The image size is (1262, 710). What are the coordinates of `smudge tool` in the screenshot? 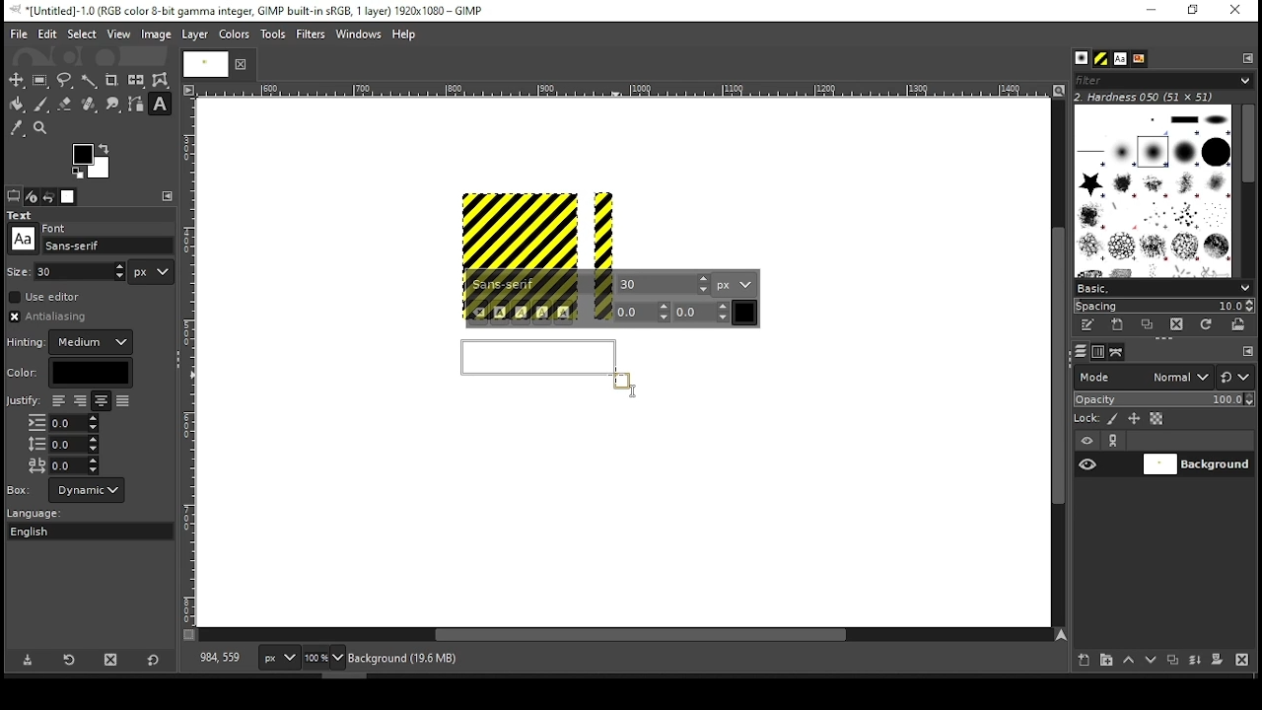 It's located at (114, 105).